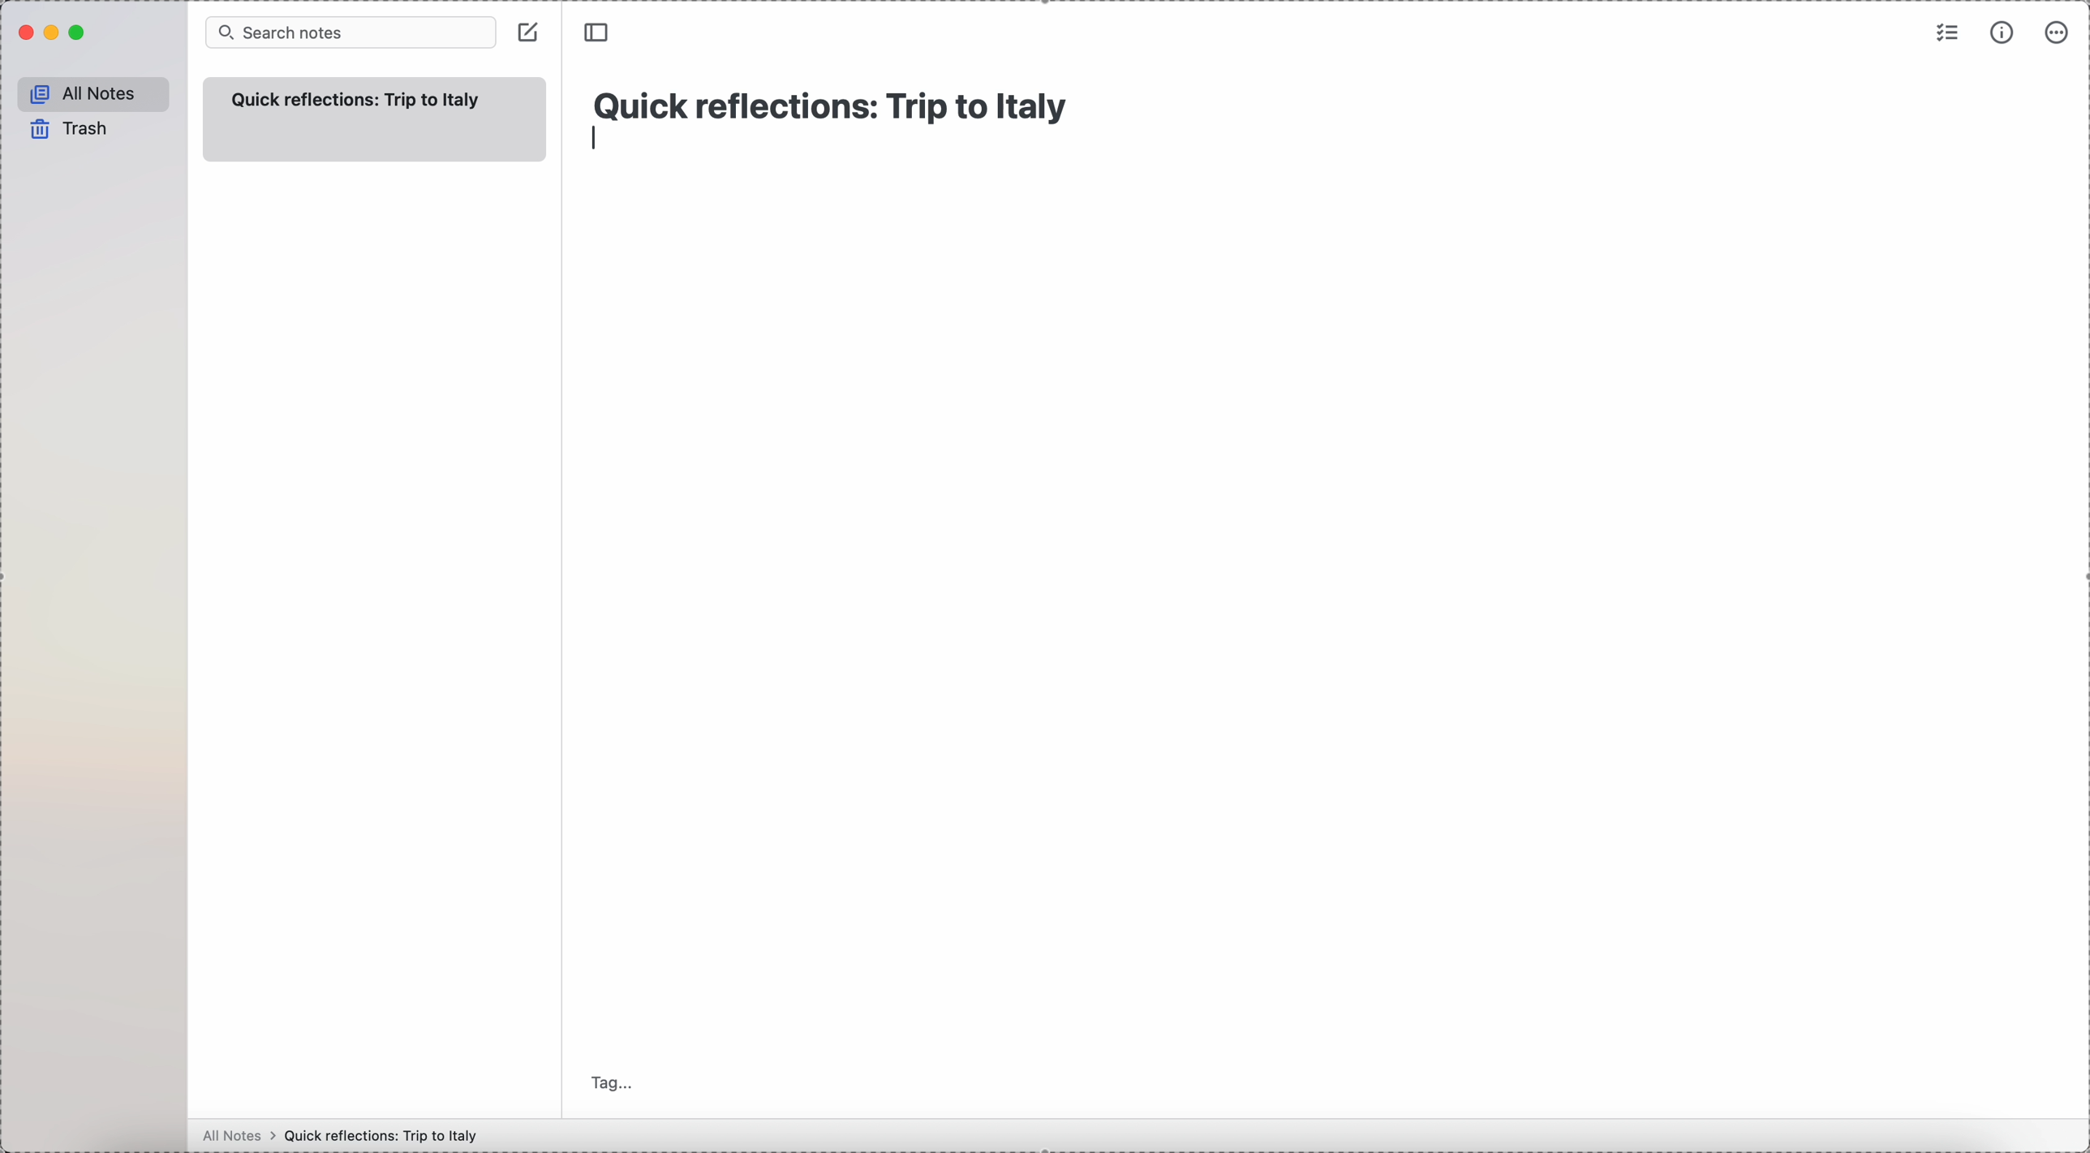 The image size is (2090, 1153). Describe the element at coordinates (385, 1135) in the screenshot. I see `Quick reflections: Trip to Italy` at that location.